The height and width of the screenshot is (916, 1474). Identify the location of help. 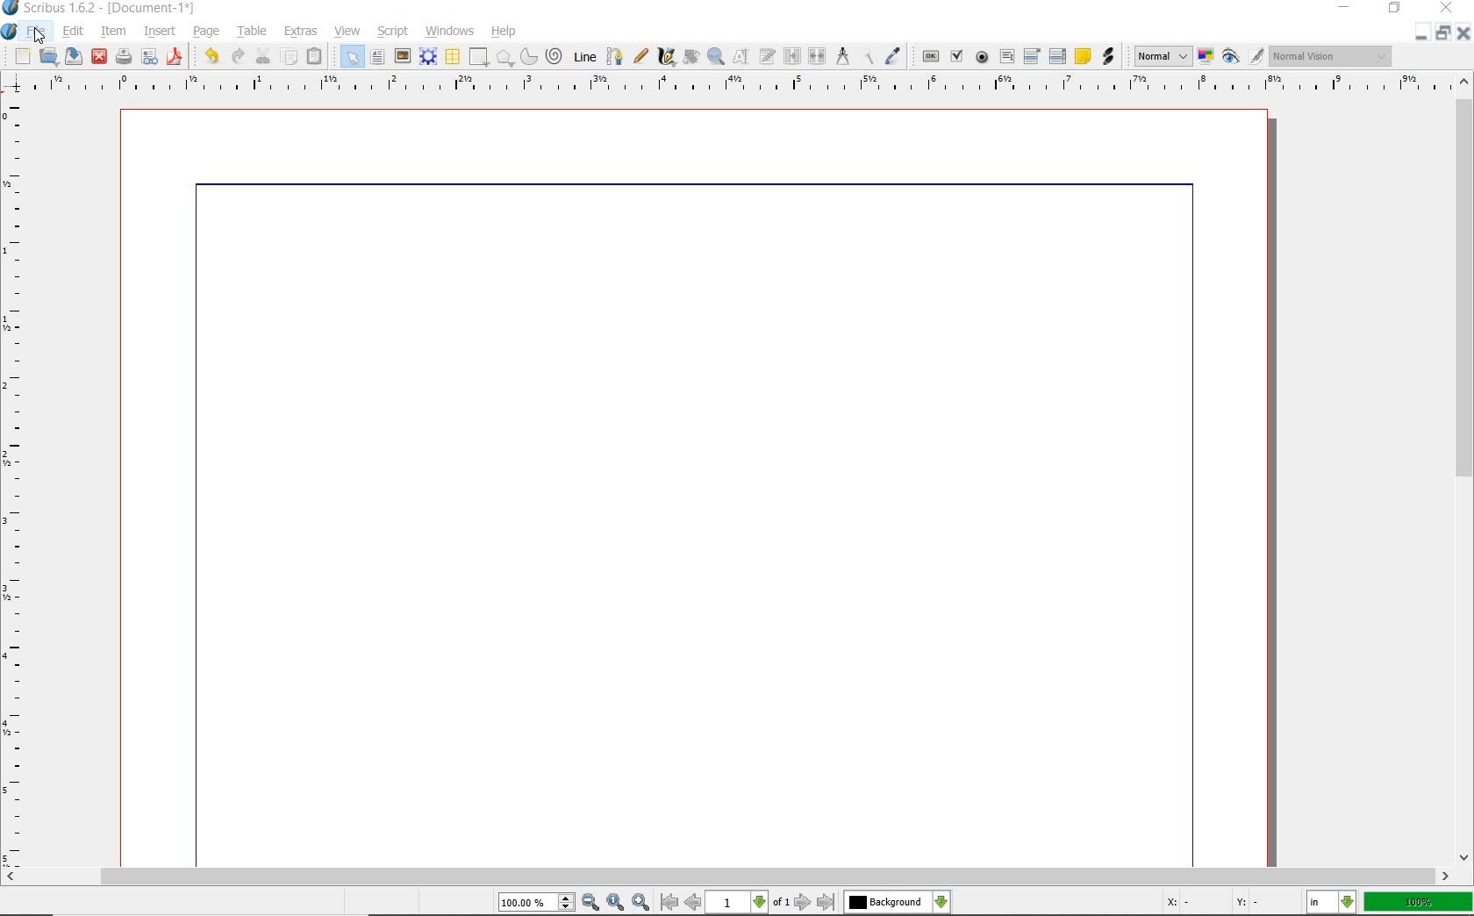
(506, 30).